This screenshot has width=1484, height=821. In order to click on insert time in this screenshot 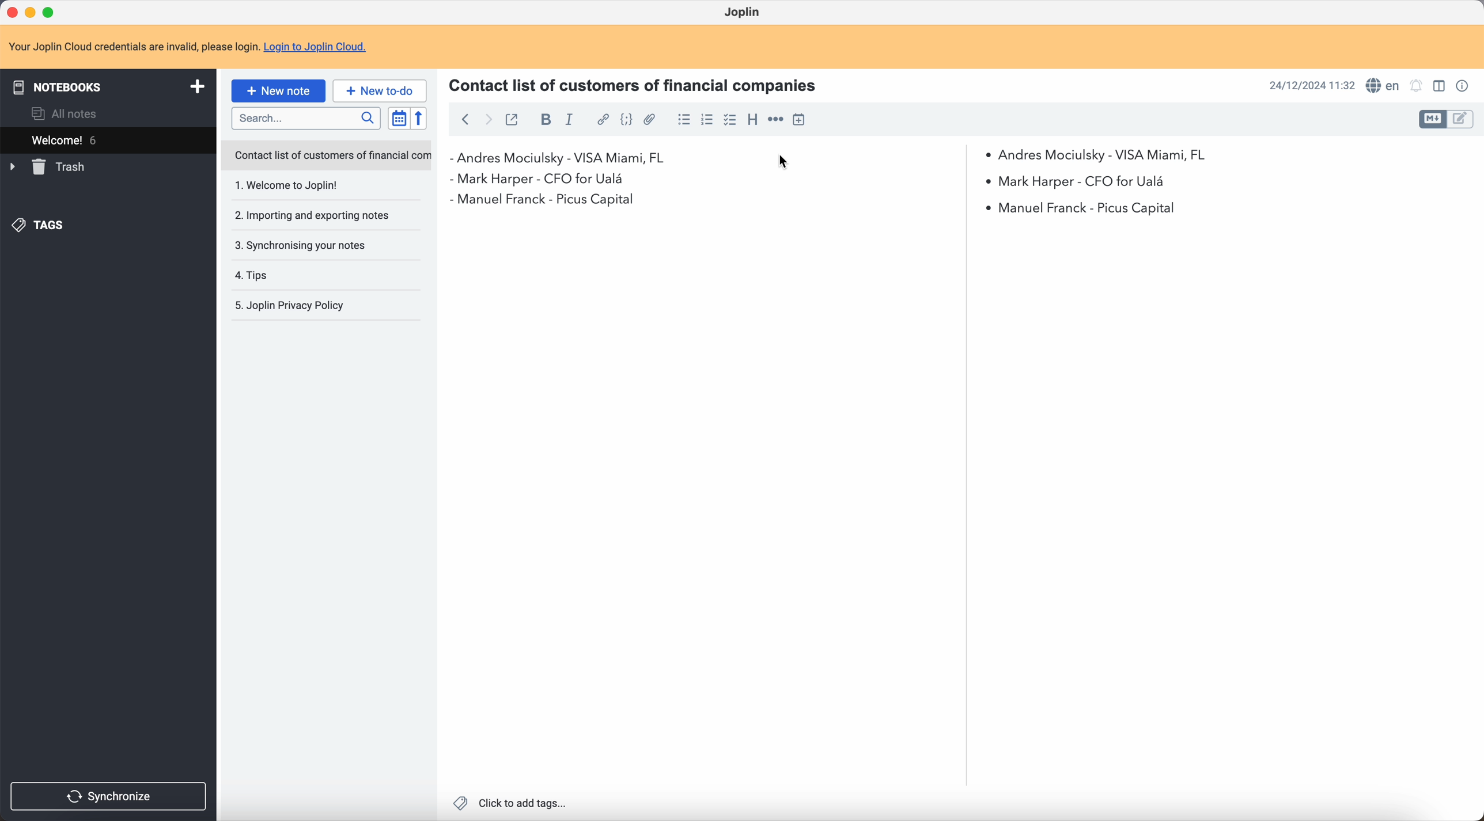, I will do `click(798, 119)`.